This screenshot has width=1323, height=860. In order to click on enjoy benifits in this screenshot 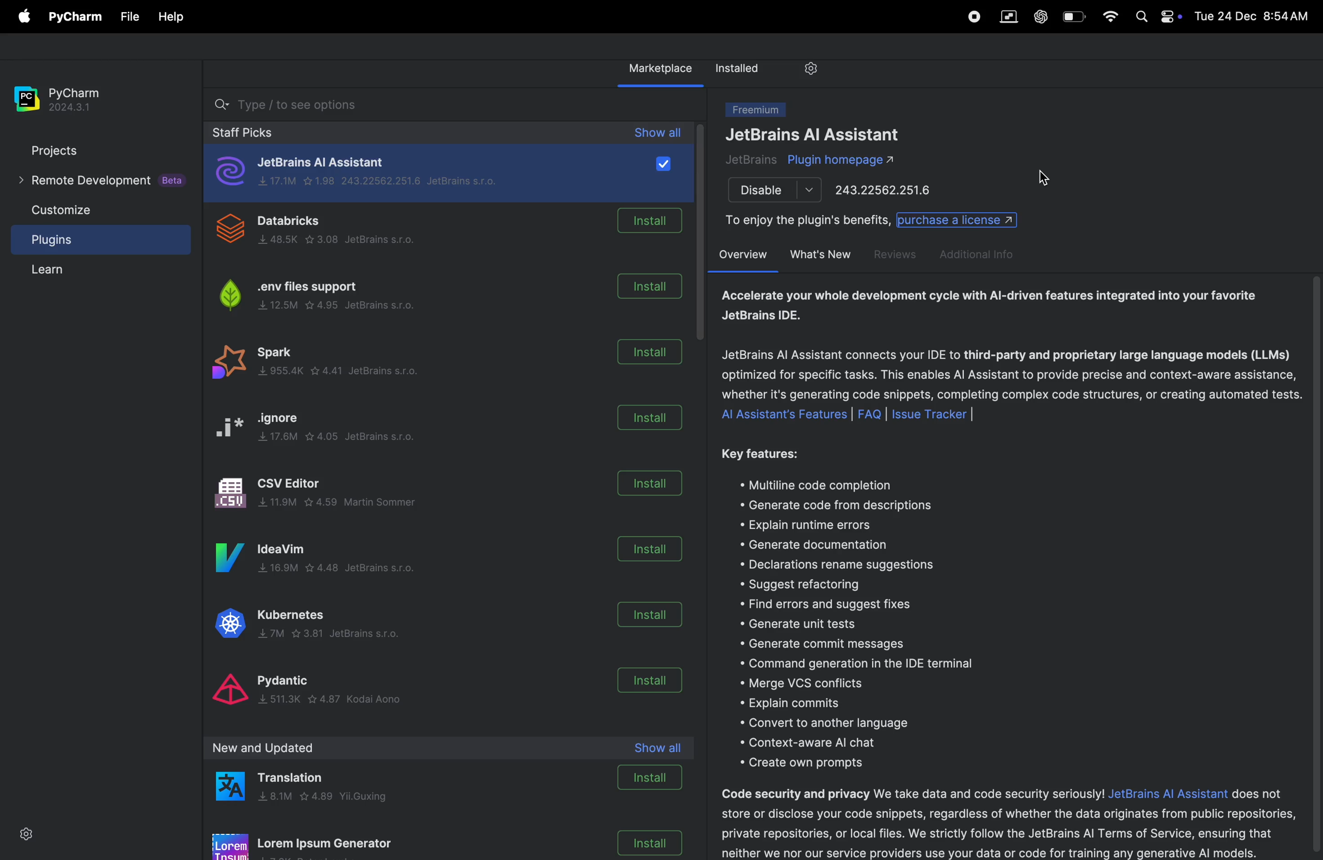, I will do `click(879, 221)`.